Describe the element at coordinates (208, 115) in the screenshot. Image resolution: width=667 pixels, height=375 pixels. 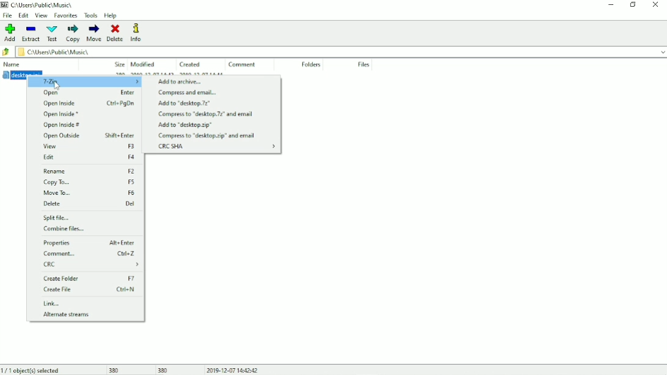
I see `Compress to "desktop.7z" and email` at that location.